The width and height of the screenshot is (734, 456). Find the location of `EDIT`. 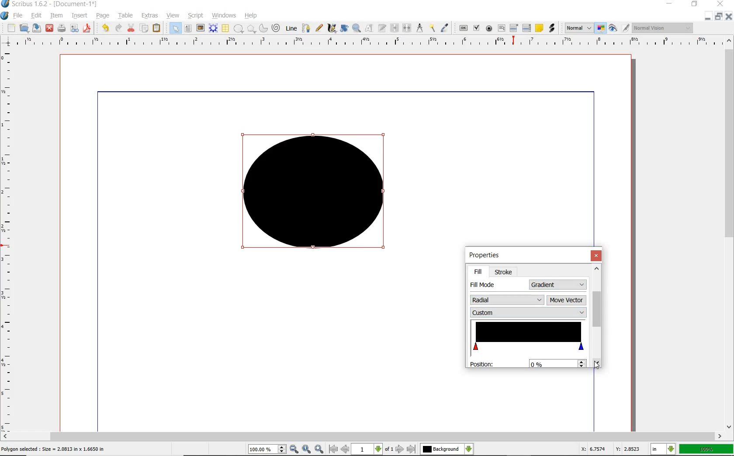

EDIT is located at coordinates (36, 16).